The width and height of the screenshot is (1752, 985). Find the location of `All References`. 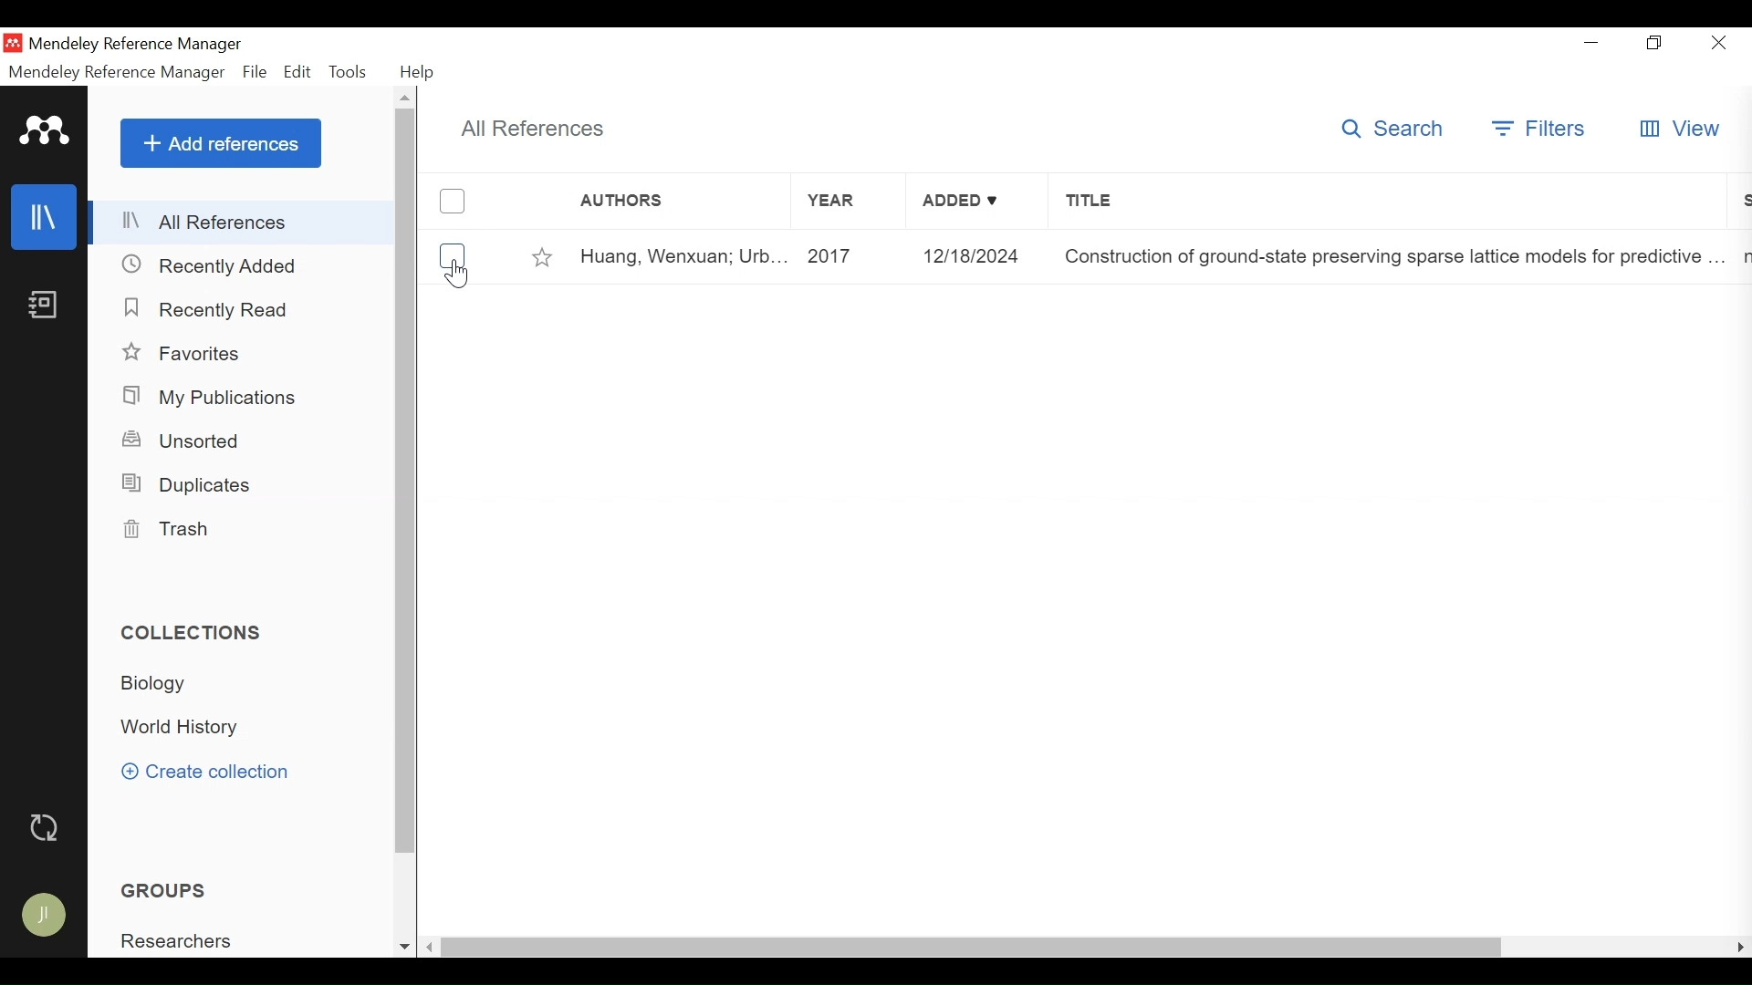

All References is located at coordinates (242, 223).